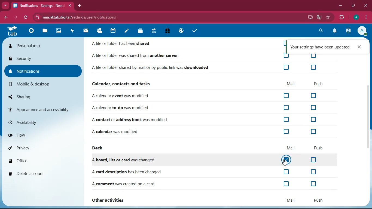 The width and height of the screenshot is (372, 209). What do you see at coordinates (167, 31) in the screenshot?
I see `Free Trail PC` at bounding box center [167, 31].